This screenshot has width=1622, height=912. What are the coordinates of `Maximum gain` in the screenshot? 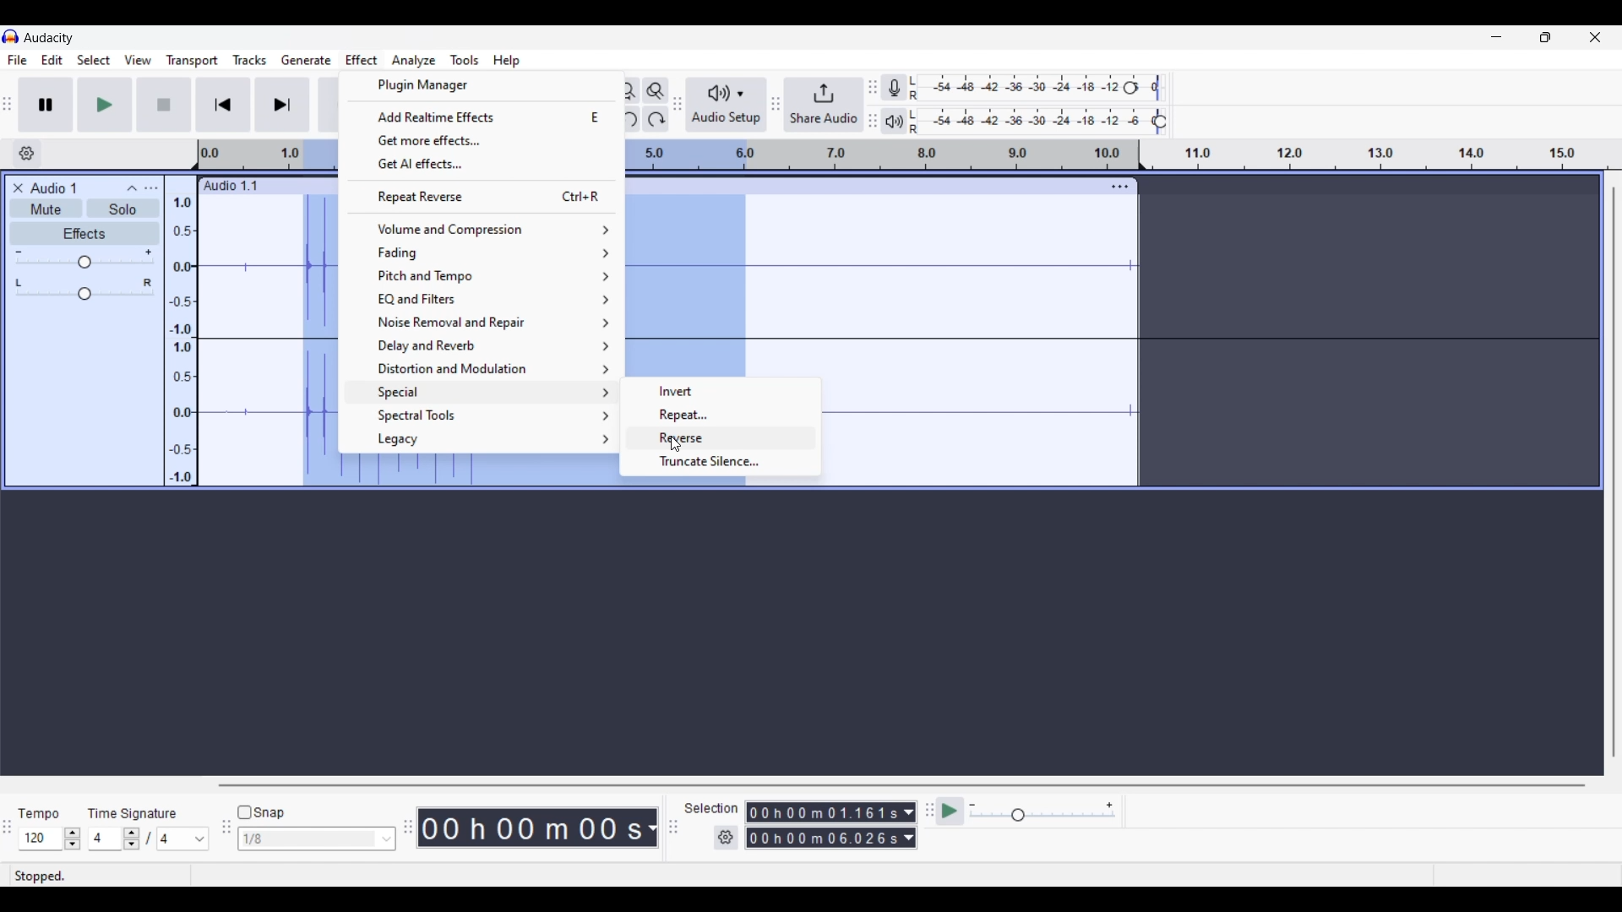 It's located at (148, 252).